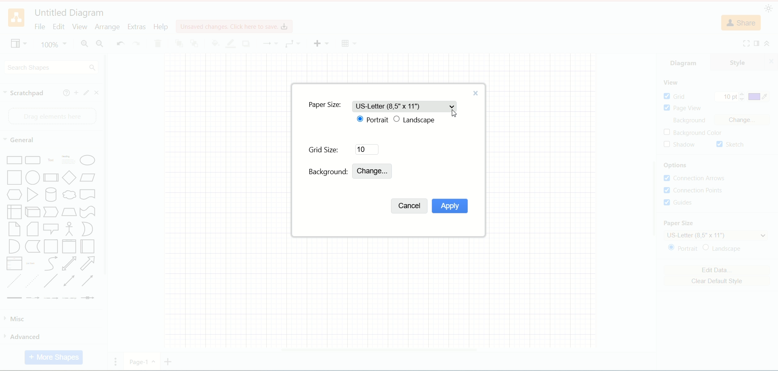  I want to click on Cursor Position, so click(453, 115).